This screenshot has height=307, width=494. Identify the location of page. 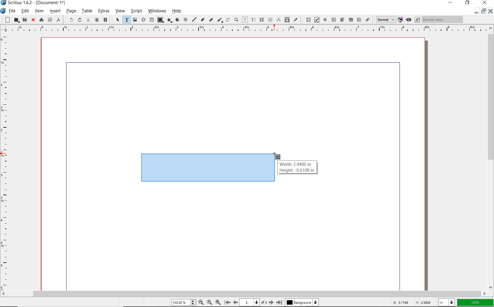
(71, 11).